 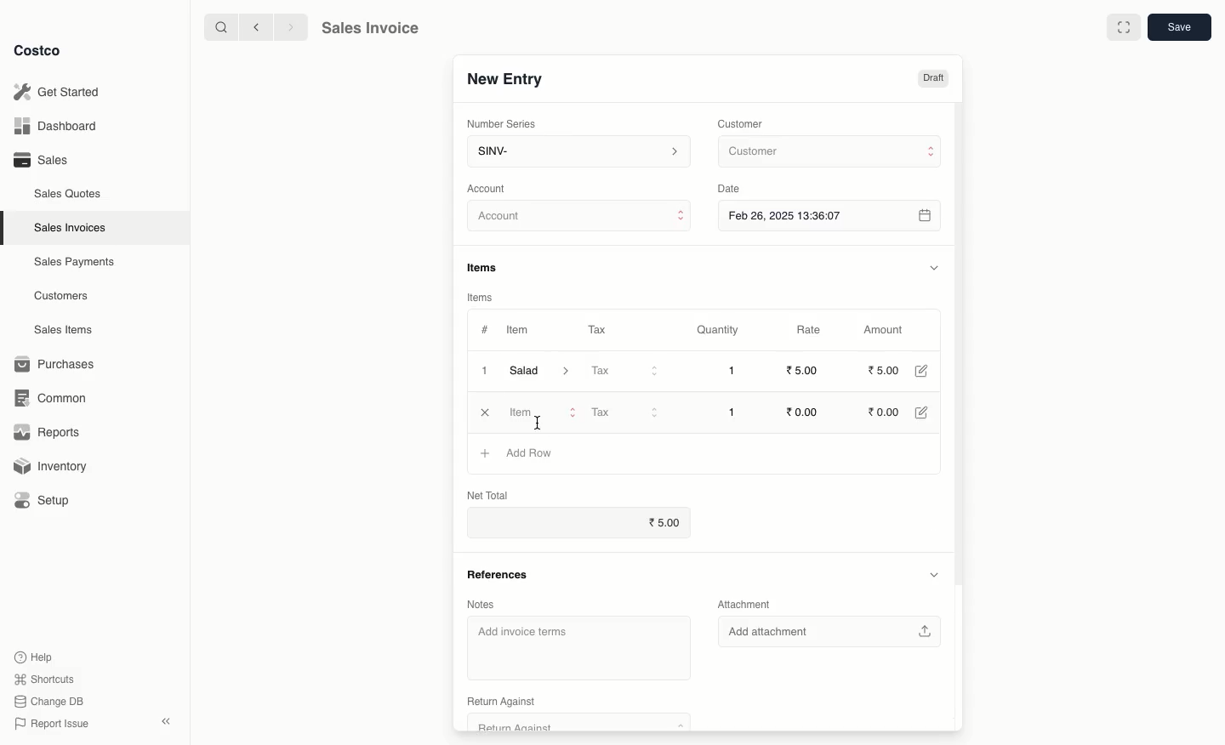 What do you see at coordinates (485, 453) in the screenshot?
I see `Add` at bounding box center [485, 453].